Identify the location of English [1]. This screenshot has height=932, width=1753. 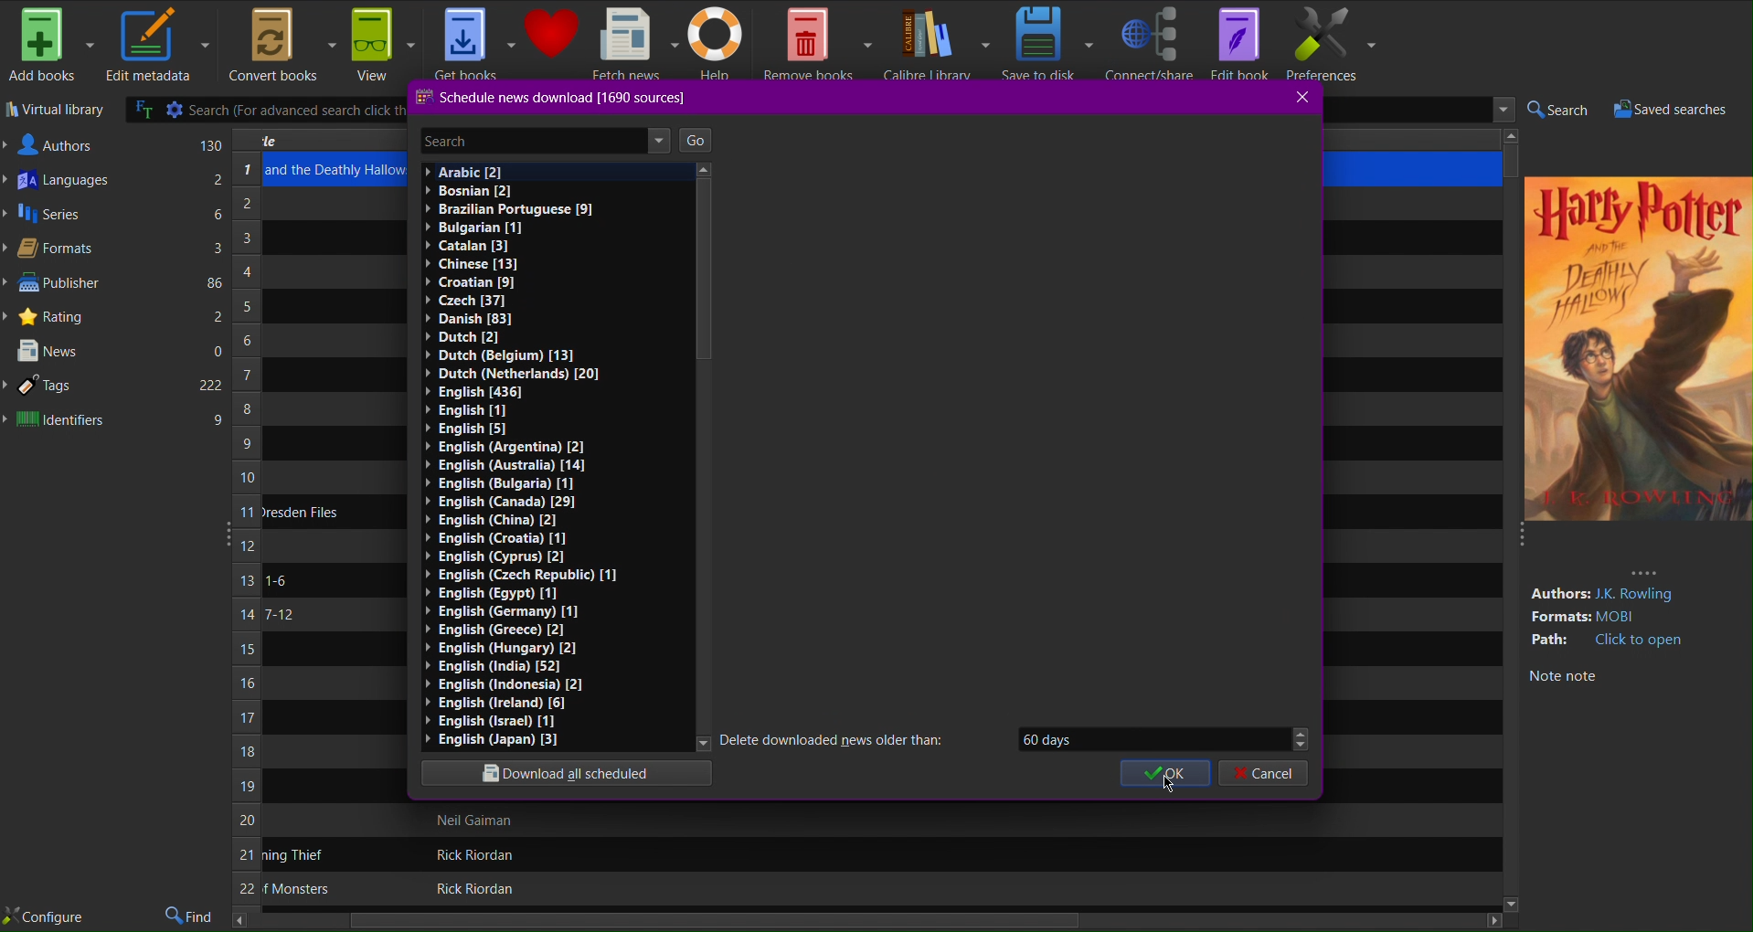
(463, 411).